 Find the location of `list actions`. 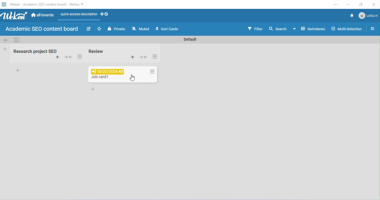

list actions is located at coordinates (79, 57).